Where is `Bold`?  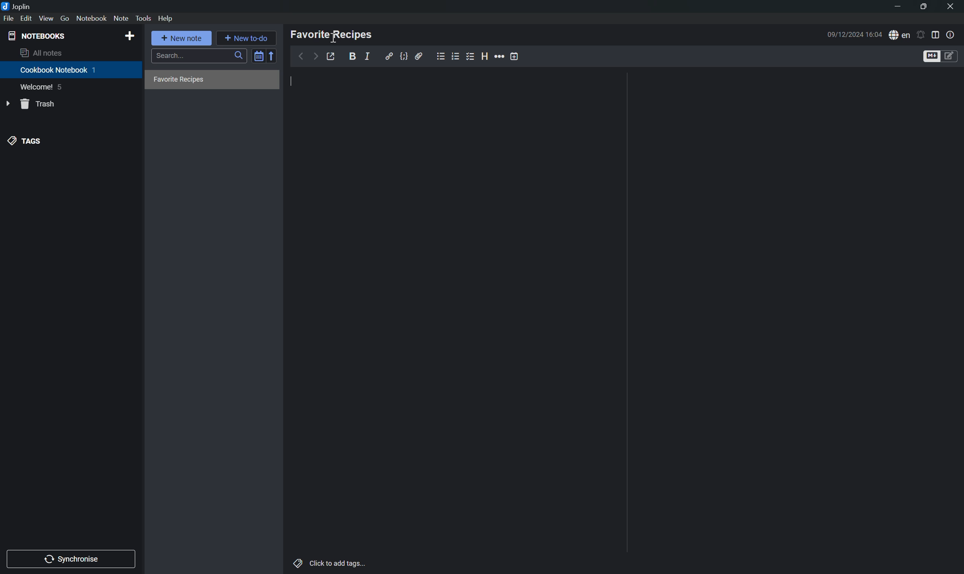 Bold is located at coordinates (354, 55).